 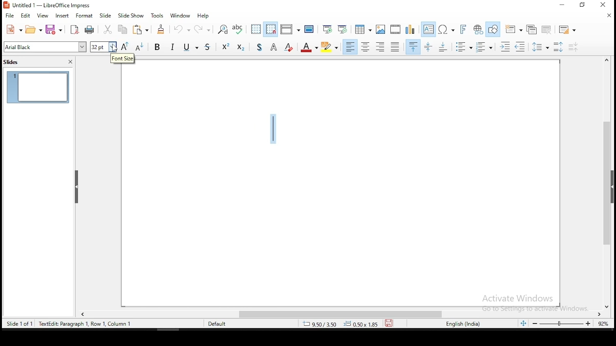 What do you see at coordinates (340, 323) in the screenshot?
I see `Dimensions` at bounding box center [340, 323].